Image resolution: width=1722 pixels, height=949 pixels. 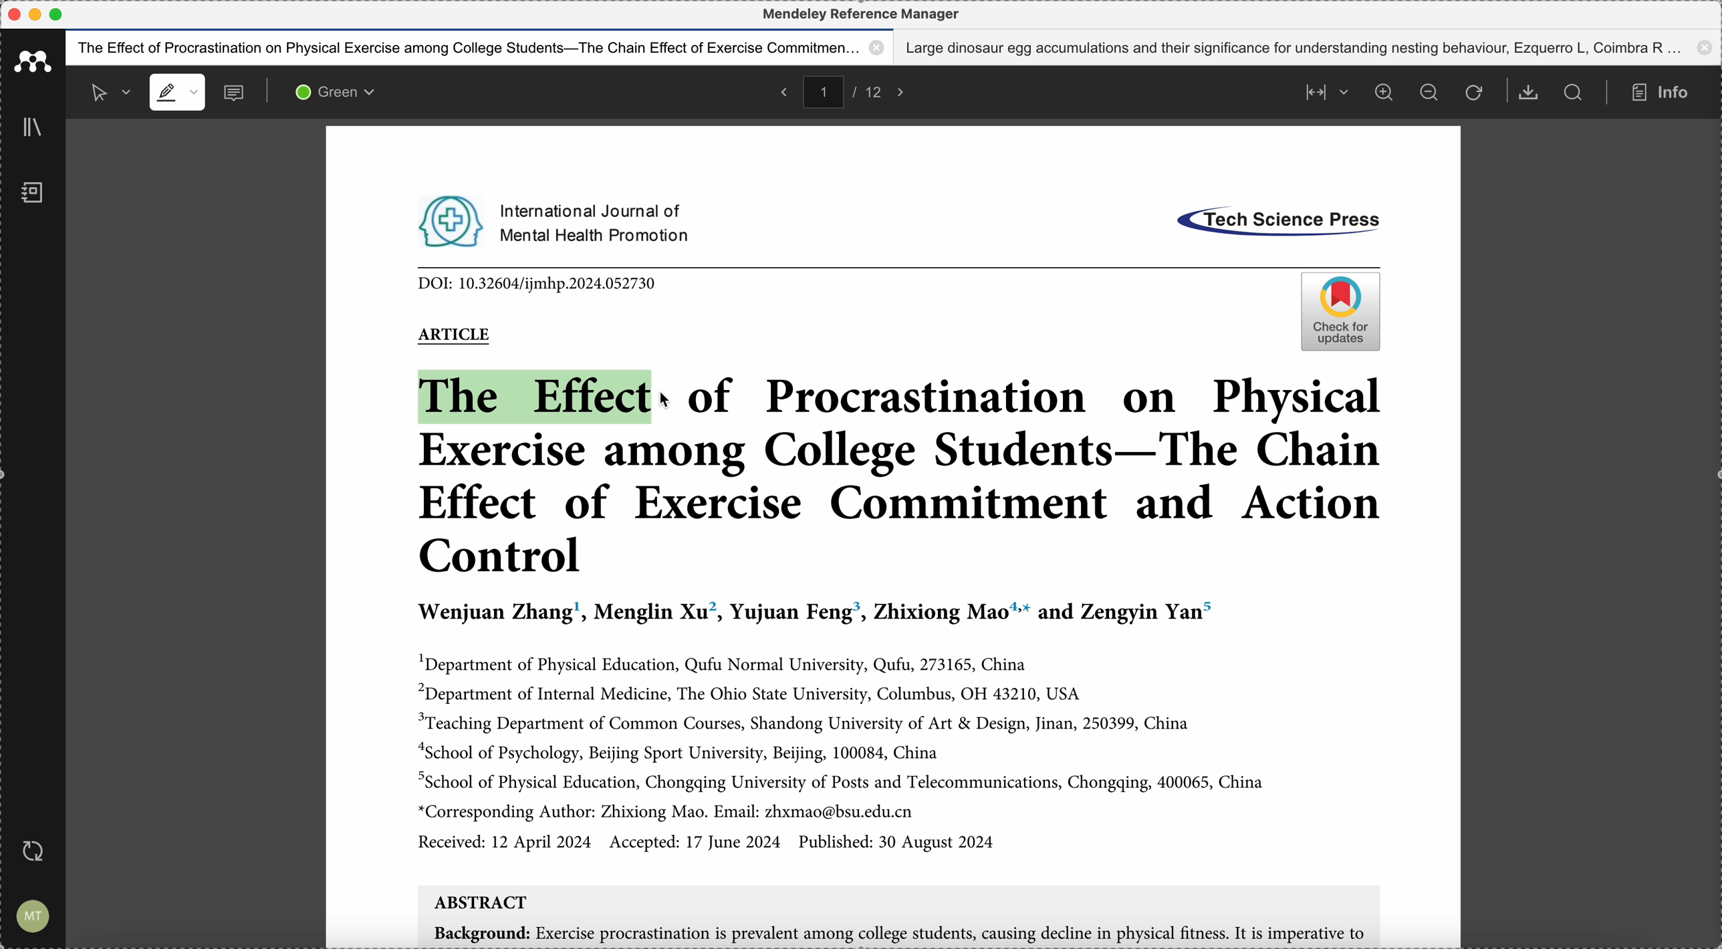 What do you see at coordinates (532, 397) in the screenshot?
I see `drag to highlight with green color` at bounding box center [532, 397].